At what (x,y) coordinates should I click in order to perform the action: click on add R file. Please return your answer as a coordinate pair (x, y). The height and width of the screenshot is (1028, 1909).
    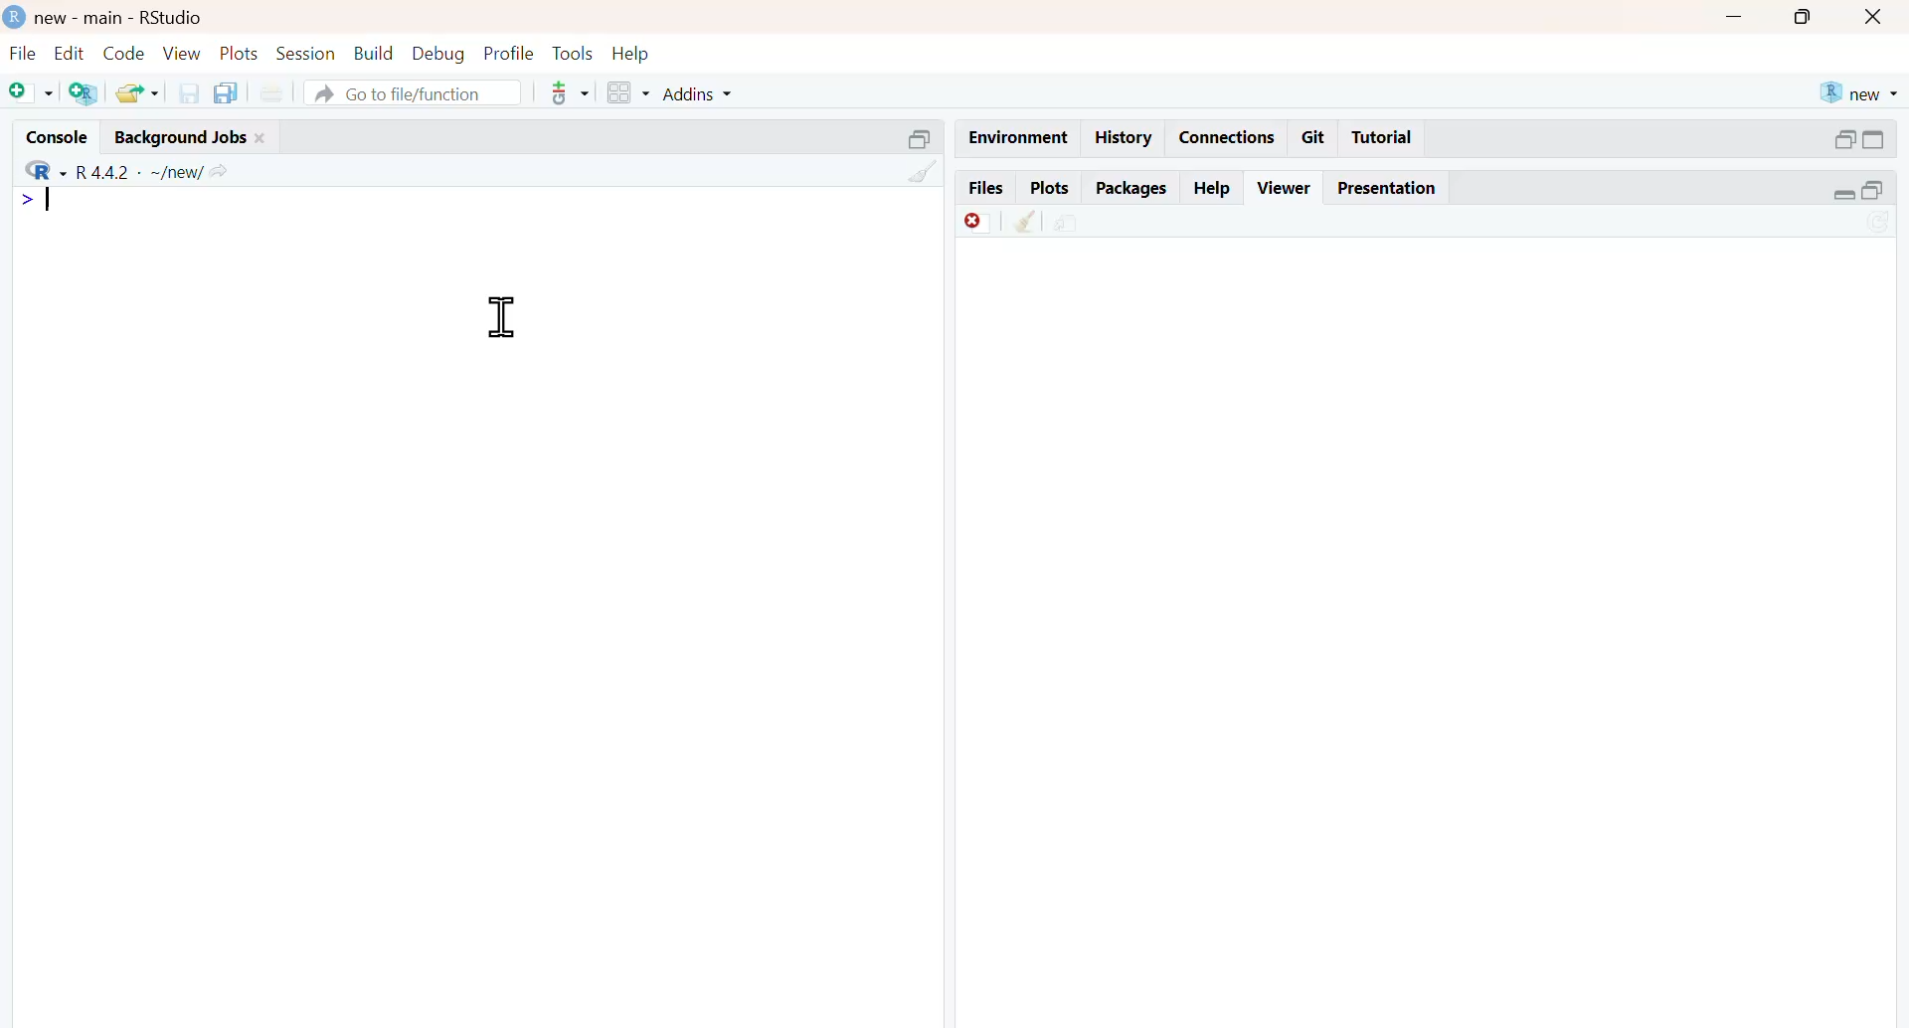
    Looking at the image, I should click on (86, 94).